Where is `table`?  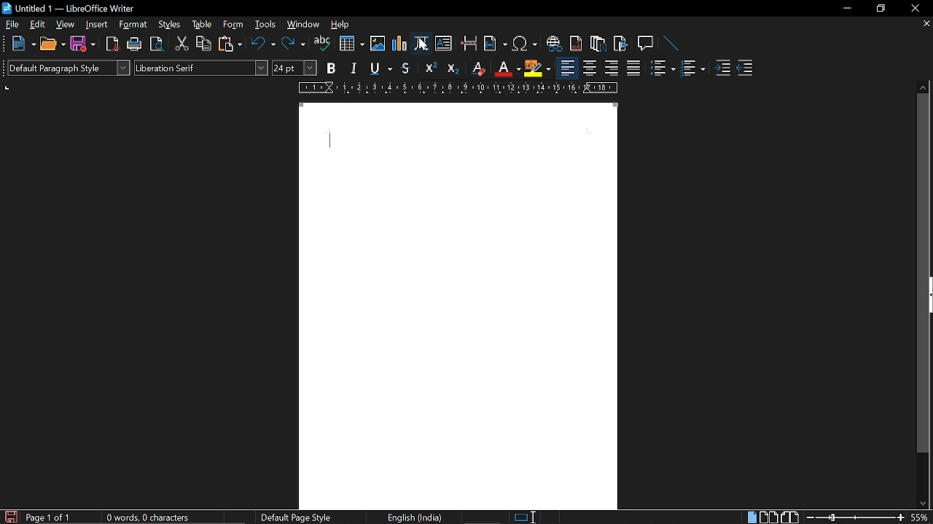 table is located at coordinates (200, 25).